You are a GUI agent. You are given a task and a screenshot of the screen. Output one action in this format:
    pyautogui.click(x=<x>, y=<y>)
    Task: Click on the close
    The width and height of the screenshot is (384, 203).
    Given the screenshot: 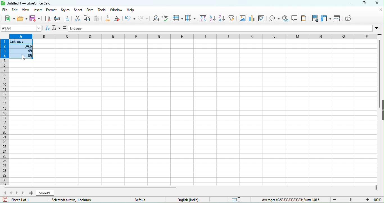 What is the action you would take?
    pyautogui.click(x=380, y=10)
    